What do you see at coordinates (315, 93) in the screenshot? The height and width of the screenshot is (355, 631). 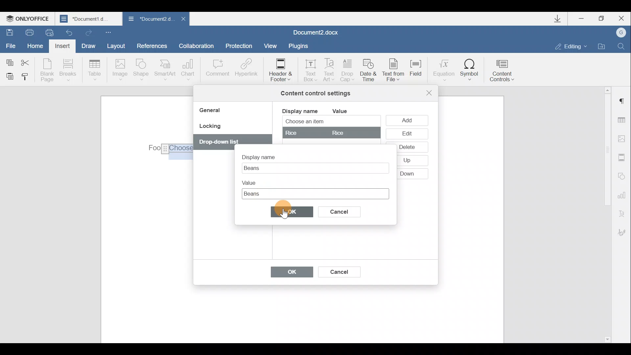 I see `Content control settings` at bounding box center [315, 93].